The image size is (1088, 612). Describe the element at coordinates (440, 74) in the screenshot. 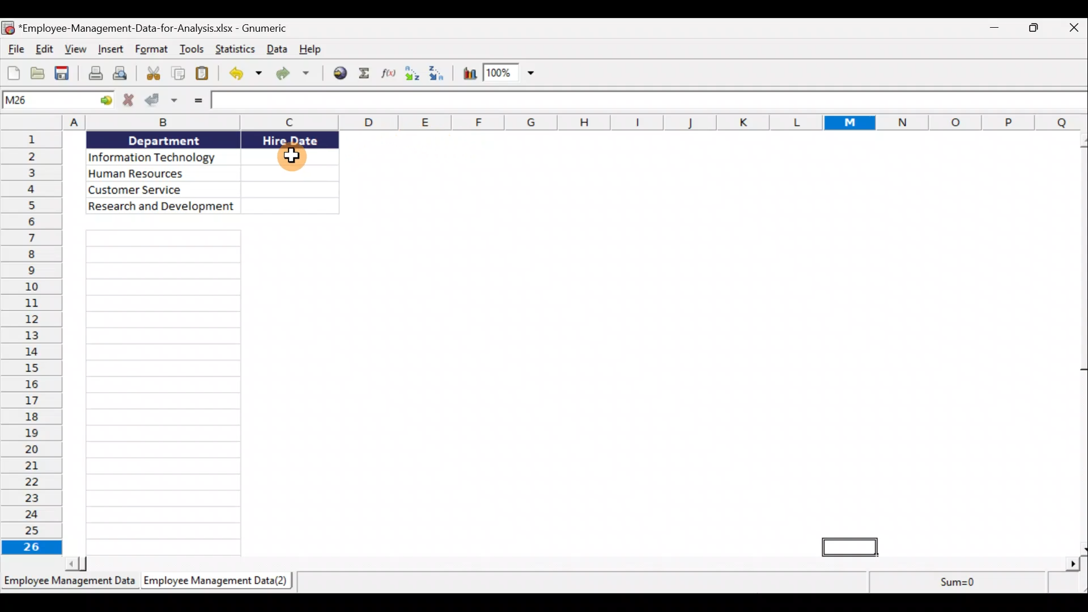

I see `Sort Descending` at that location.